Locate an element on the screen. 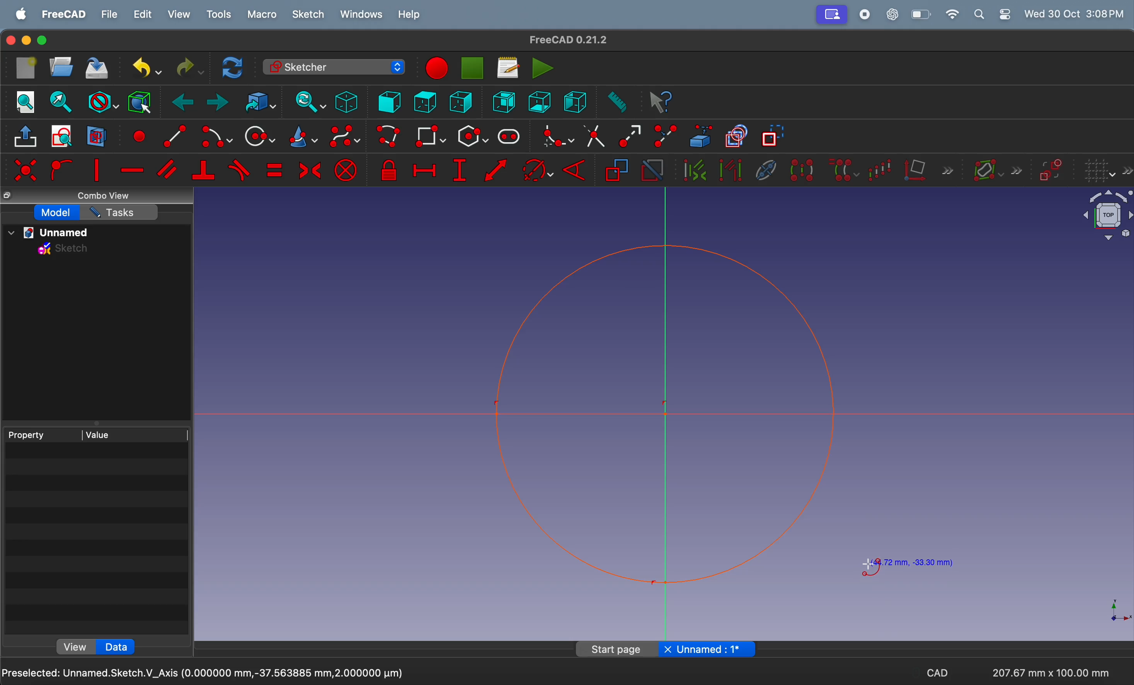 The width and height of the screenshot is (1134, 685). constrain parallel is located at coordinates (169, 169).